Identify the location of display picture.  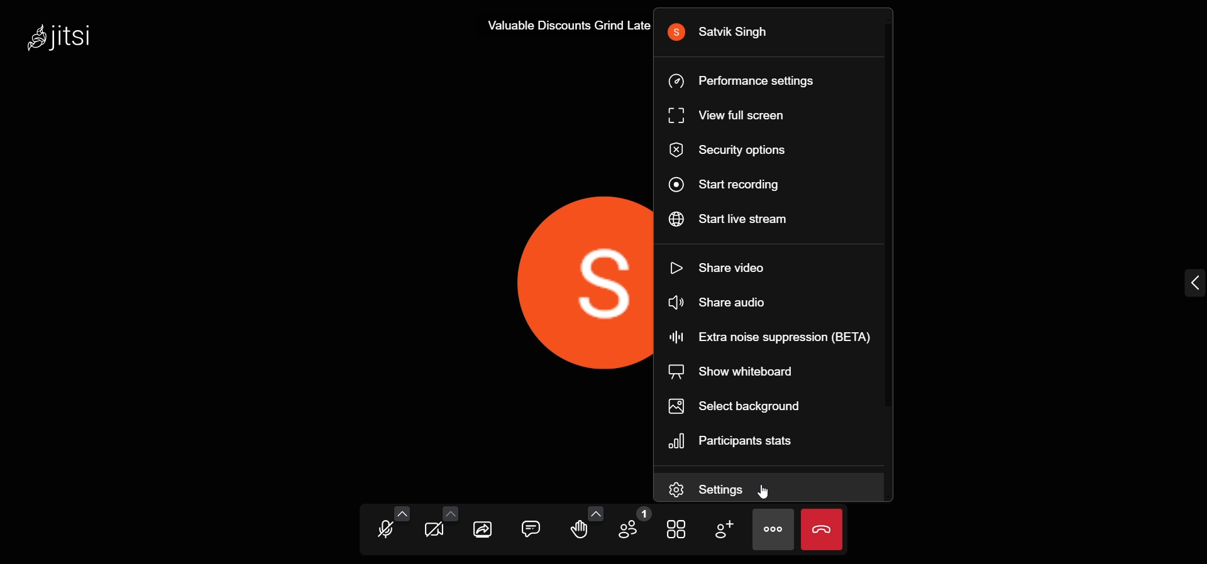
(531, 278).